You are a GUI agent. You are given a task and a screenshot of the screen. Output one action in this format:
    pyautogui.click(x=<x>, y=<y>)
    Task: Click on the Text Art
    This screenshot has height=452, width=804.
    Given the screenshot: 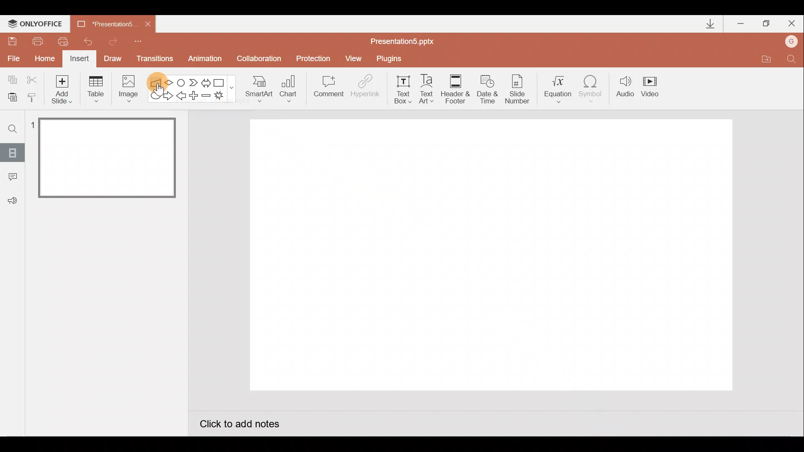 What is the action you would take?
    pyautogui.click(x=429, y=89)
    